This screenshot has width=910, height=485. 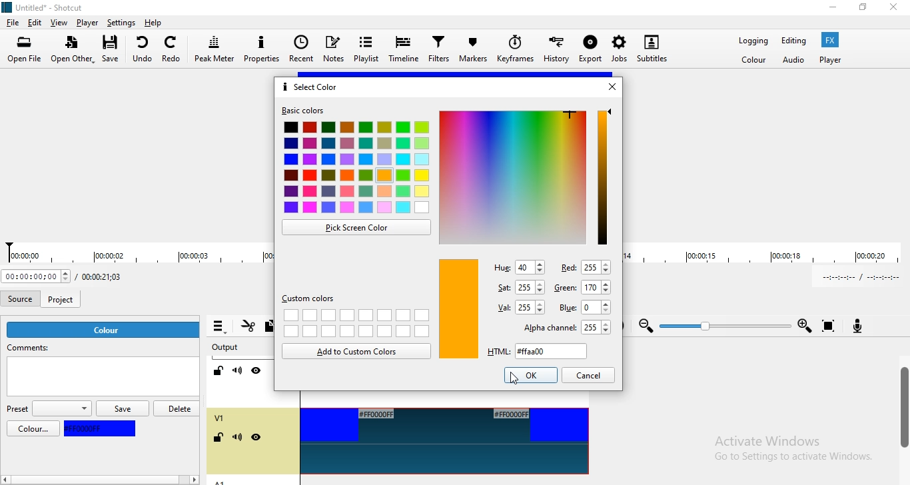 I want to click on Playlist, so click(x=366, y=48).